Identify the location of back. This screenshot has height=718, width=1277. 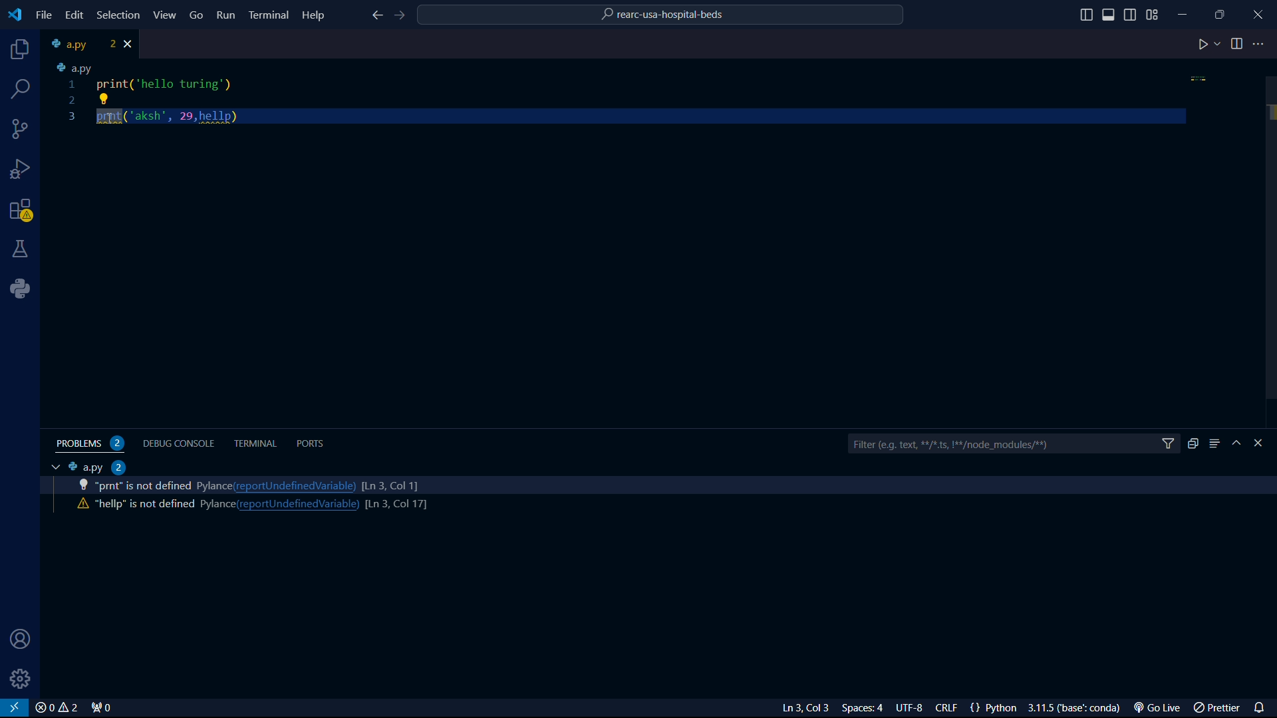
(376, 17).